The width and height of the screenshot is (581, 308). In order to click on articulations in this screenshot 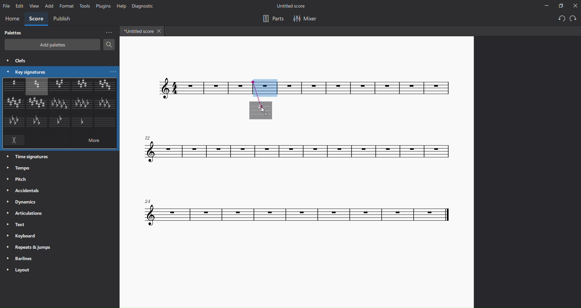, I will do `click(27, 213)`.